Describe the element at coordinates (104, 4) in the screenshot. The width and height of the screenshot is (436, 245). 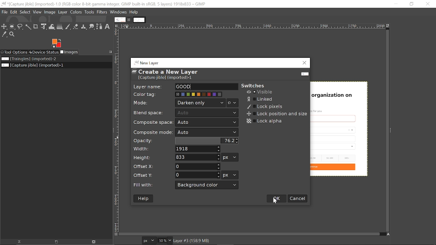
I see `cURRENT WINDOW` at that location.